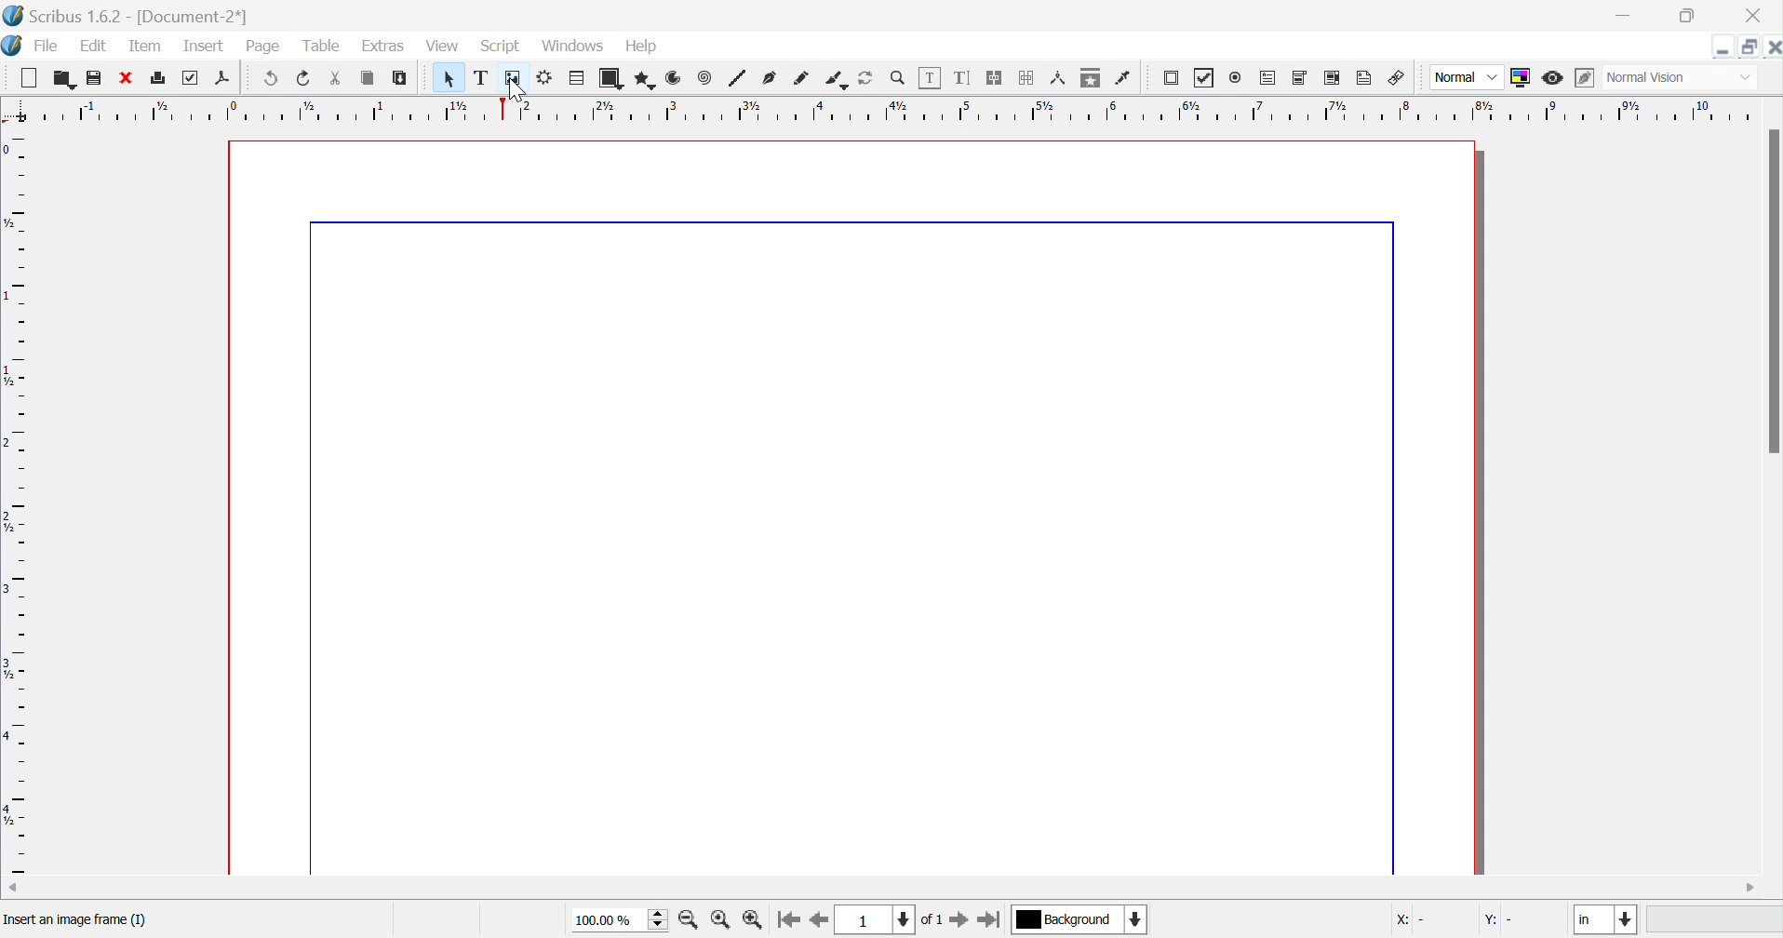 The height and width of the screenshot is (938, 1783). What do you see at coordinates (1209, 78) in the screenshot?
I see `PDF checkbox` at bounding box center [1209, 78].